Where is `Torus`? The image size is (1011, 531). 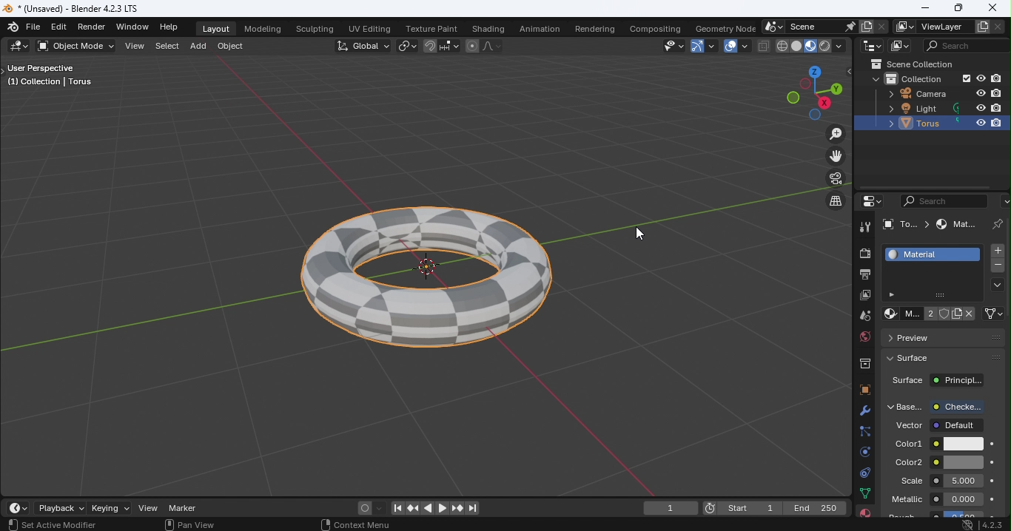
Torus is located at coordinates (427, 268).